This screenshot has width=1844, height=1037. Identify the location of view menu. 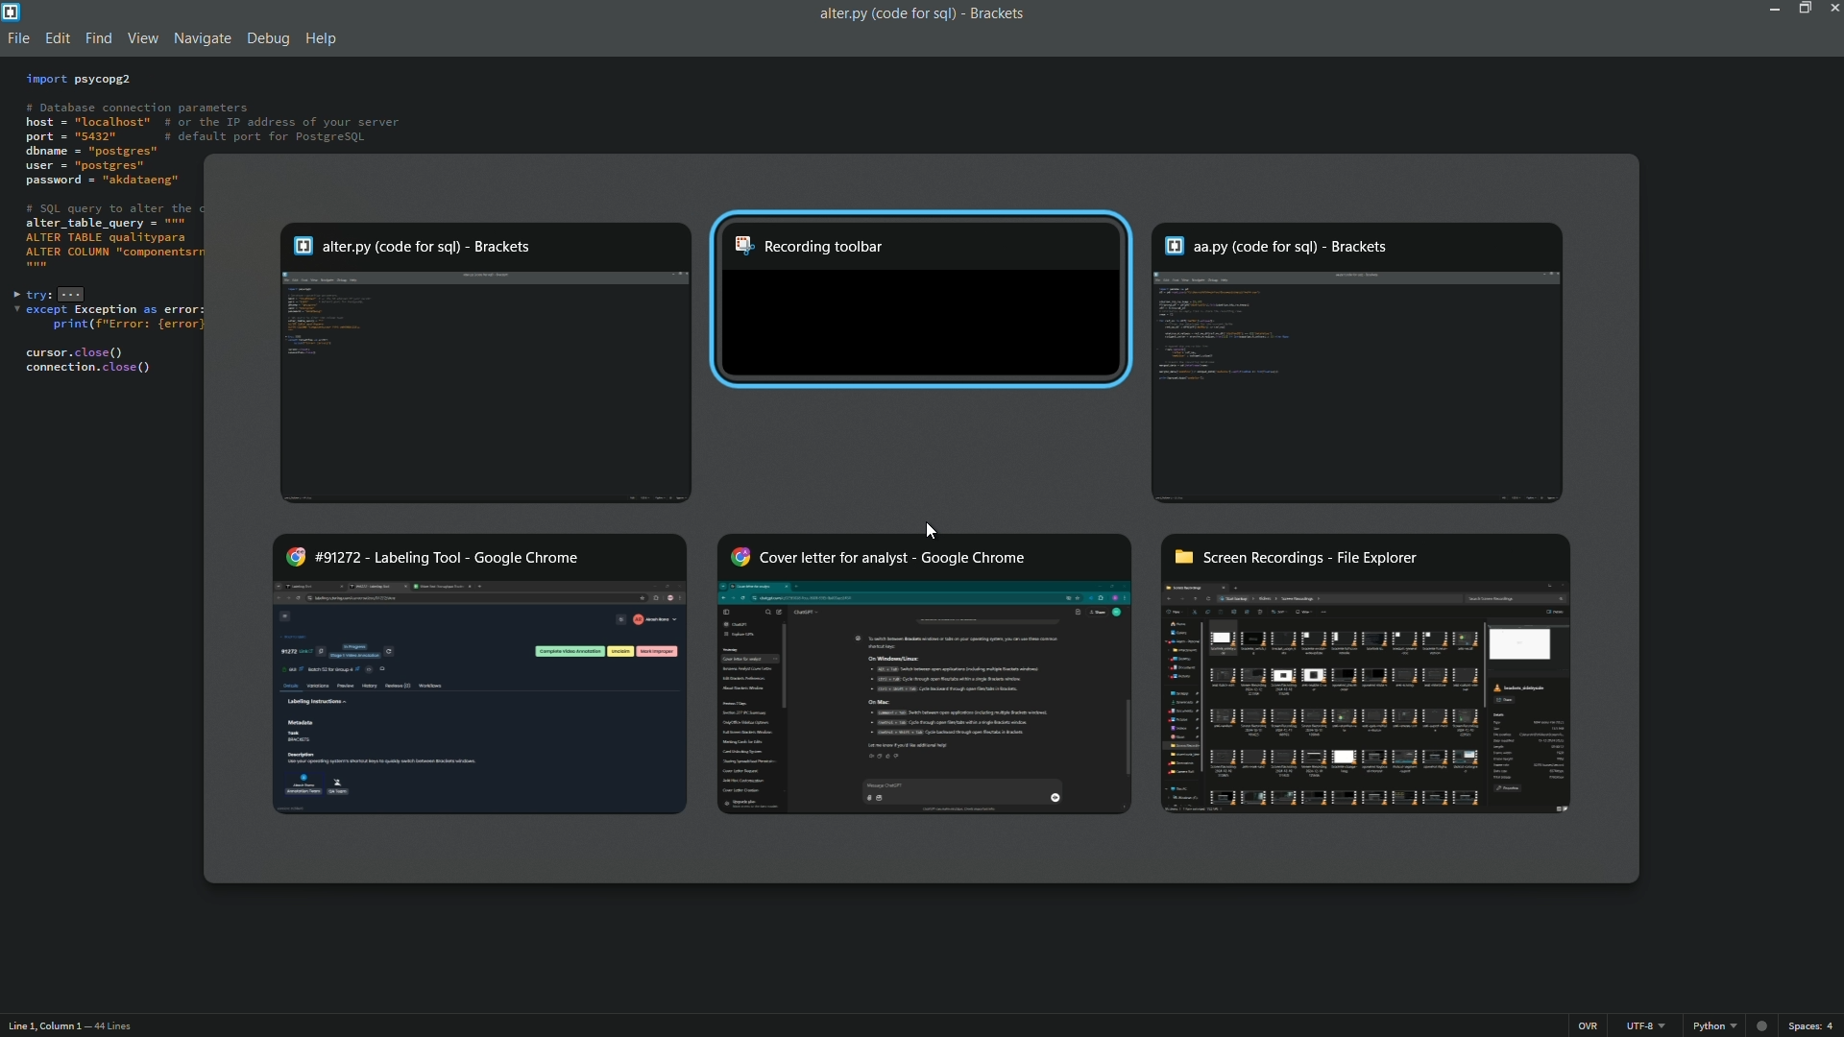
(137, 39).